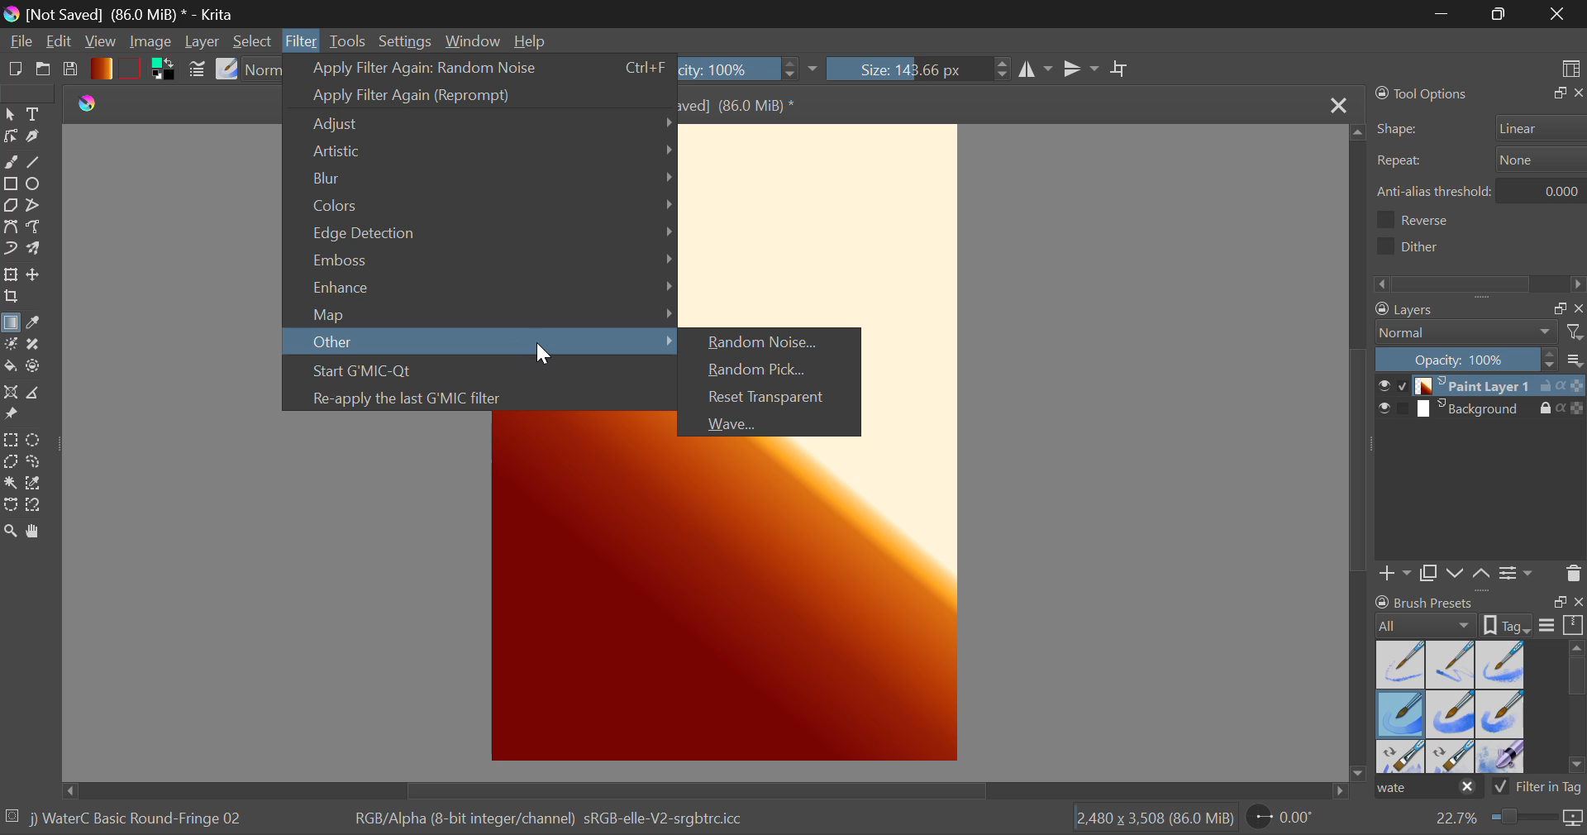 This screenshot has height=835, width=1587. What do you see at coordinates (10, 346) in the screenshot?
I see `Colorize Mask Tool` at bounding box center [10, 346].